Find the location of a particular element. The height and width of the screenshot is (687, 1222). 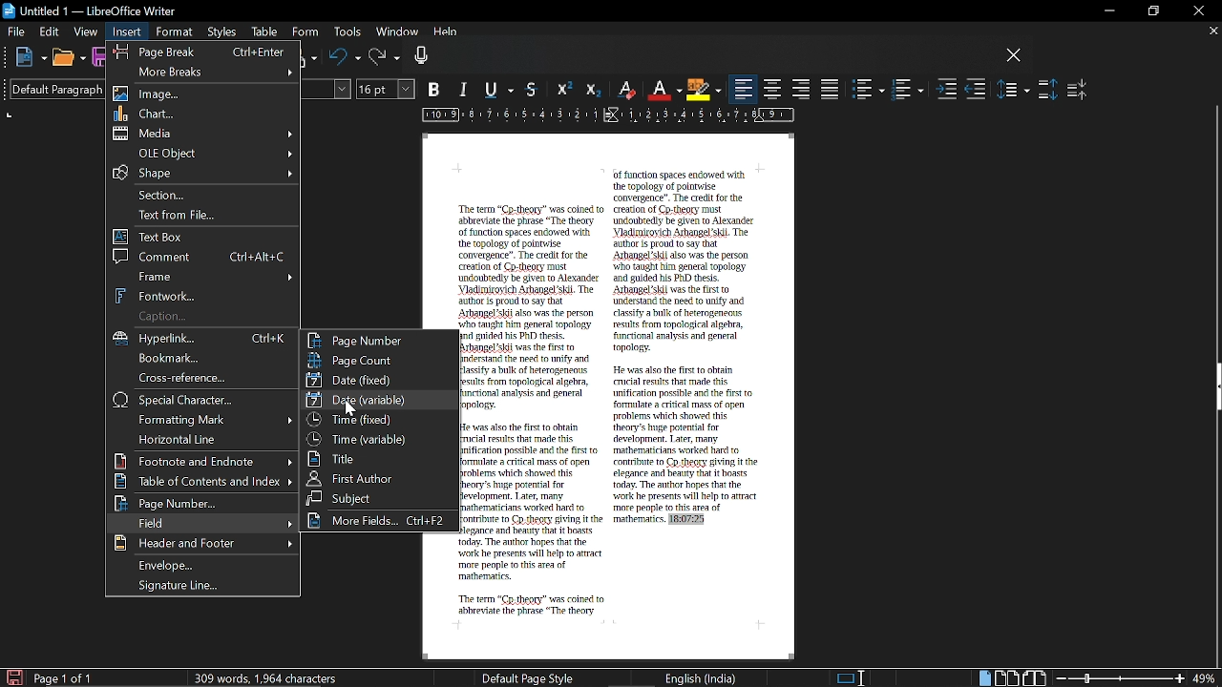

Default page style is located at coordinates (528, 677).